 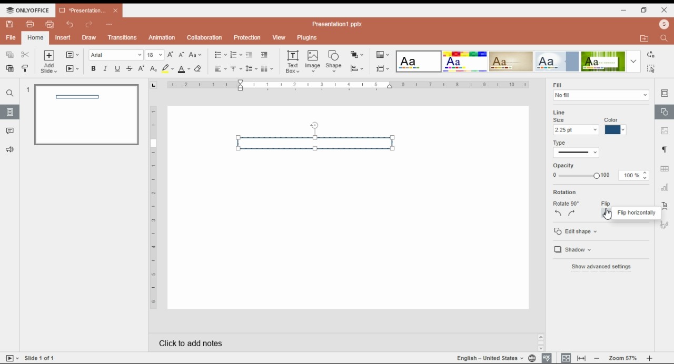 I want to click on add slide, so click(x=49, y=62).